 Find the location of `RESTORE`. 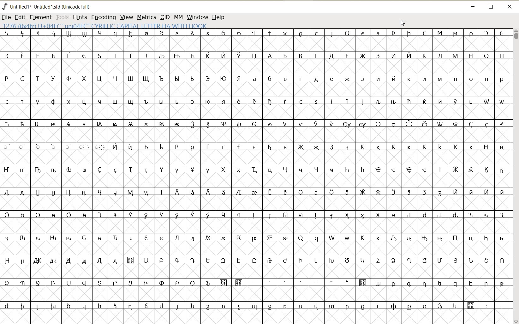

RESTORE is located at coordinates (491, 7).